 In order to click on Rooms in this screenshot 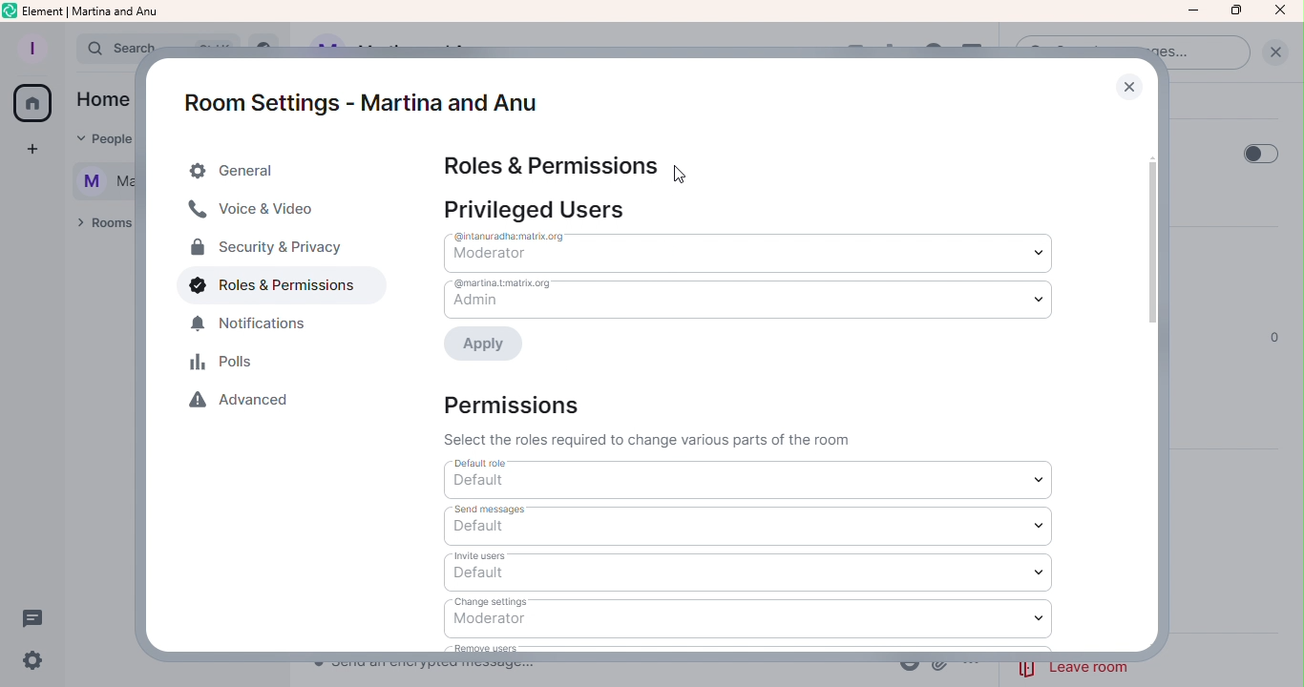, I will do `click(99, 227)`.